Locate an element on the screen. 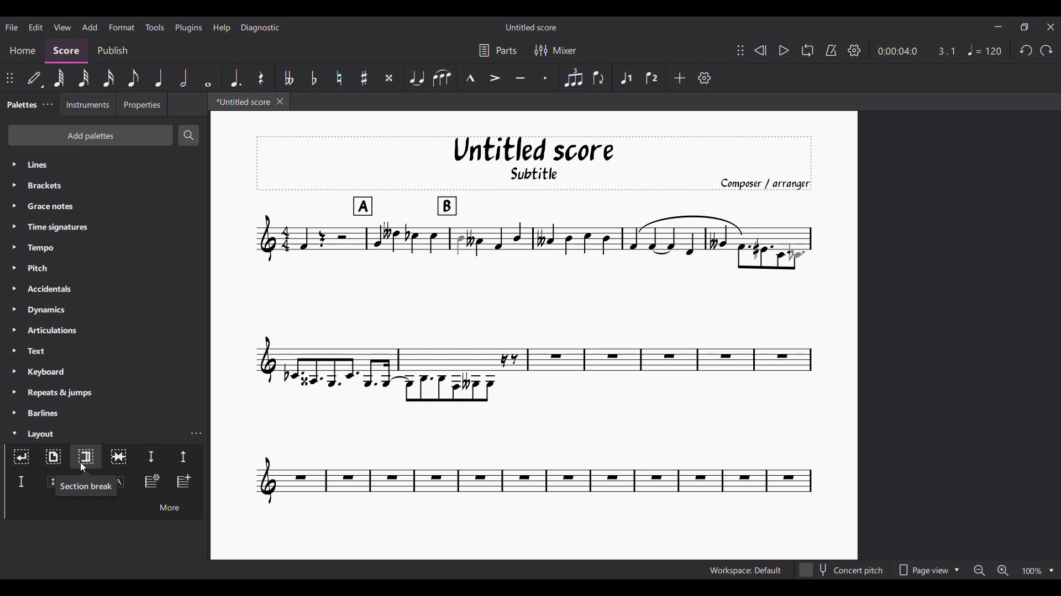 This screenshot has width=1061, height=596. Staff spacer down is located at coordinates (151, 456).